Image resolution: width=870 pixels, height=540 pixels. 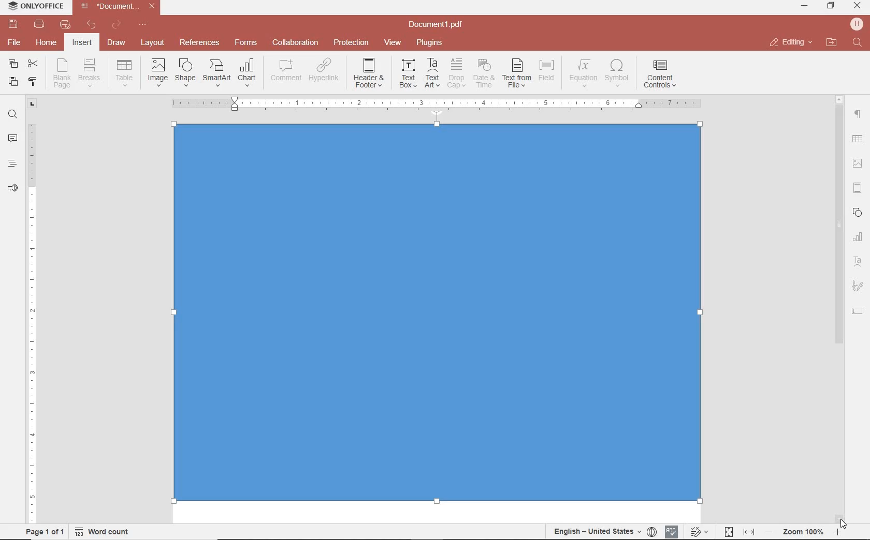 I want to click on INSERT FIELD, so click(x=547, y=70).